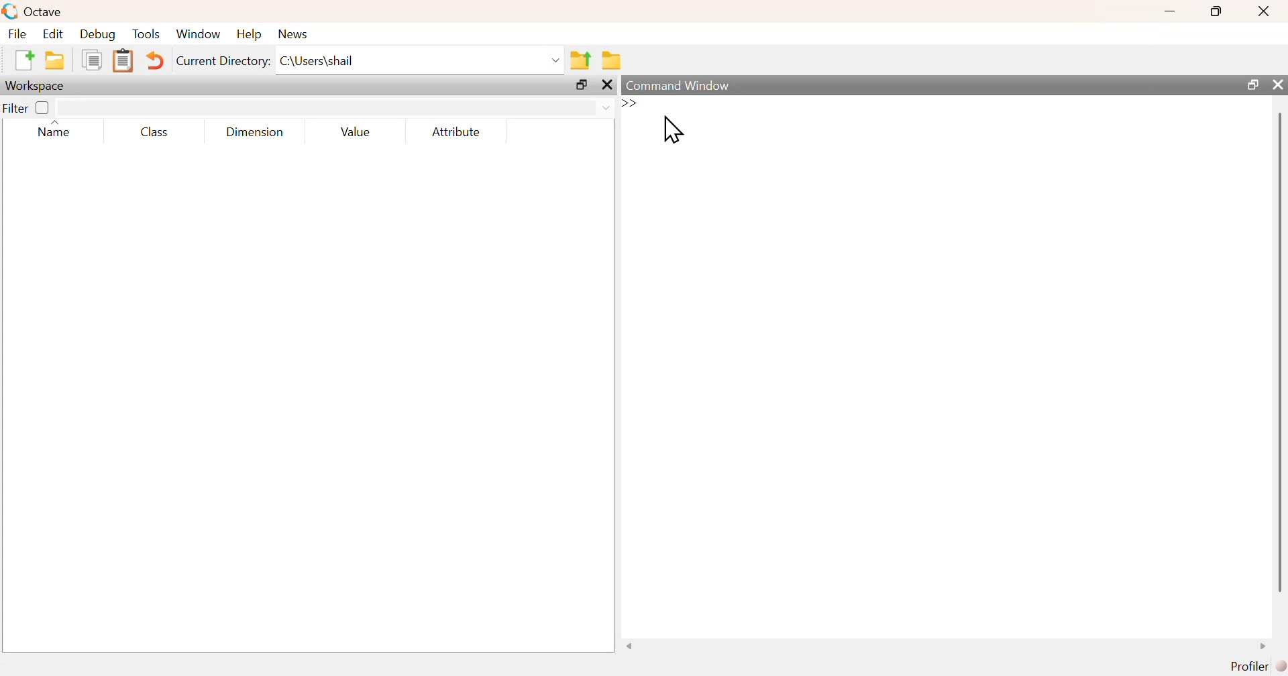  What do you see at coordinates (582, 84) in the screenshot?
I see `maximize` at bounding box center [582, 84].